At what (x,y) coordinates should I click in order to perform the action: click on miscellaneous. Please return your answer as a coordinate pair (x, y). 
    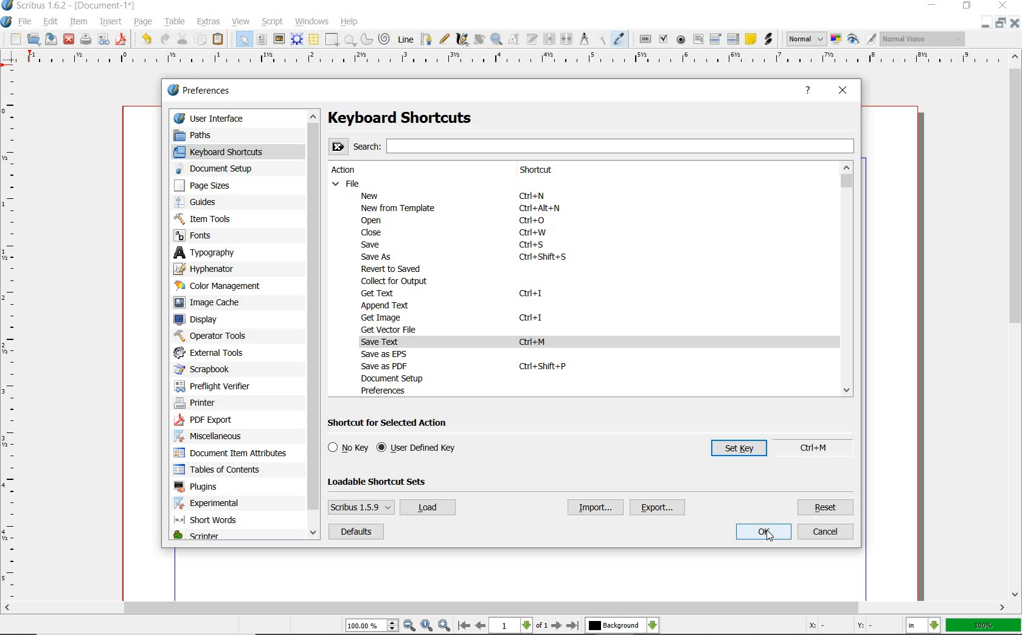
    Looking at the image, I should click on (214, 438).